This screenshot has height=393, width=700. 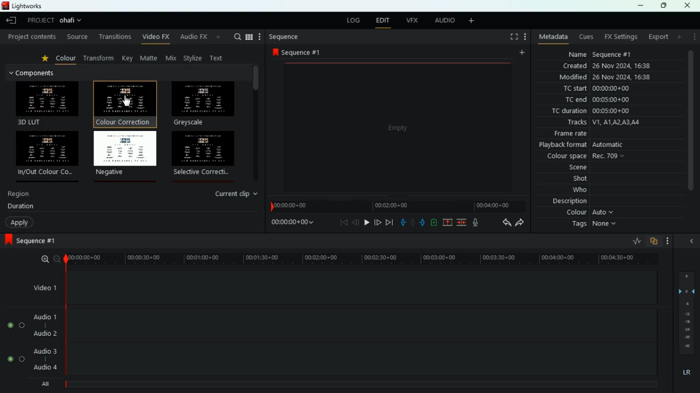 What do you see at coordinates (353, 20) in the screenshot?
I see `log` at bounding box center [353, 20].